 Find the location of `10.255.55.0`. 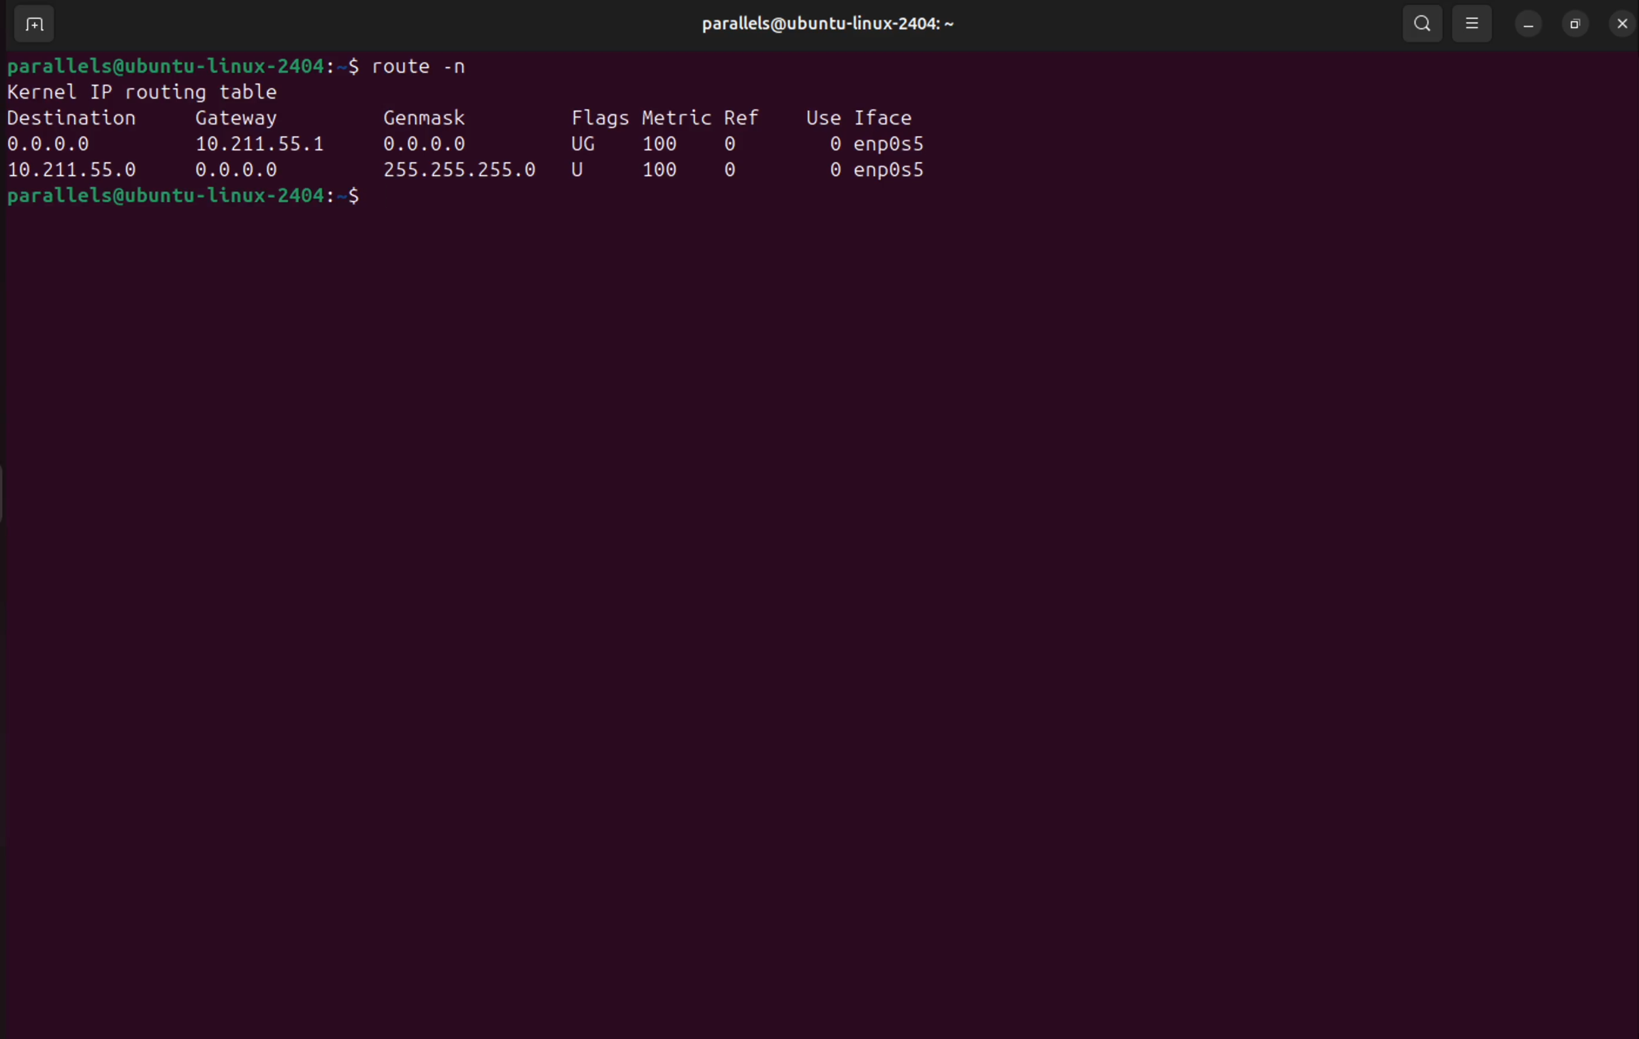

10.255.55.0 is located at coordinates (77, 173).